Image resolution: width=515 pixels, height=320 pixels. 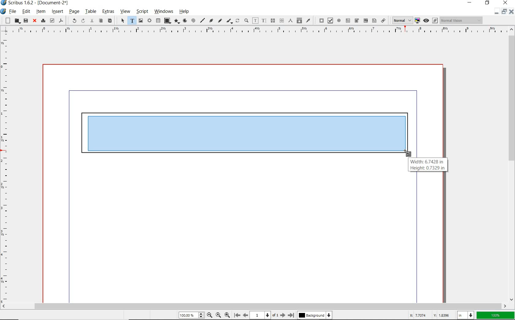 What do you see at coordinates (244, 136) in the screenshot?
I see `drawing text frame` at bounding box center [244, 136].